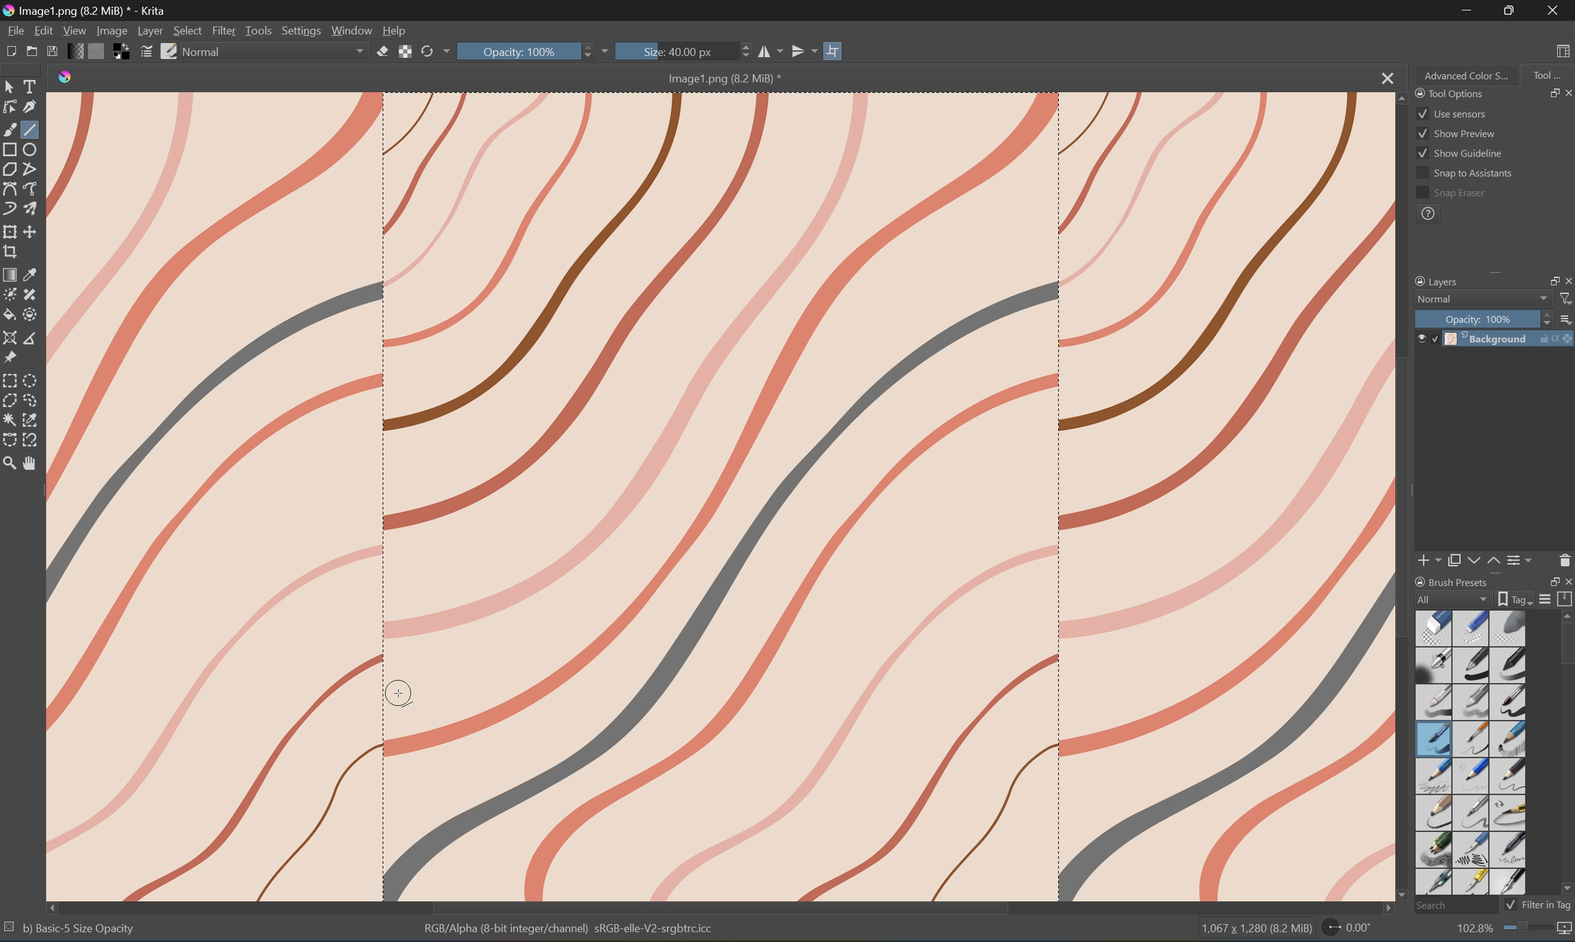  I want to click on Edit brush settings, so click(145, 54).